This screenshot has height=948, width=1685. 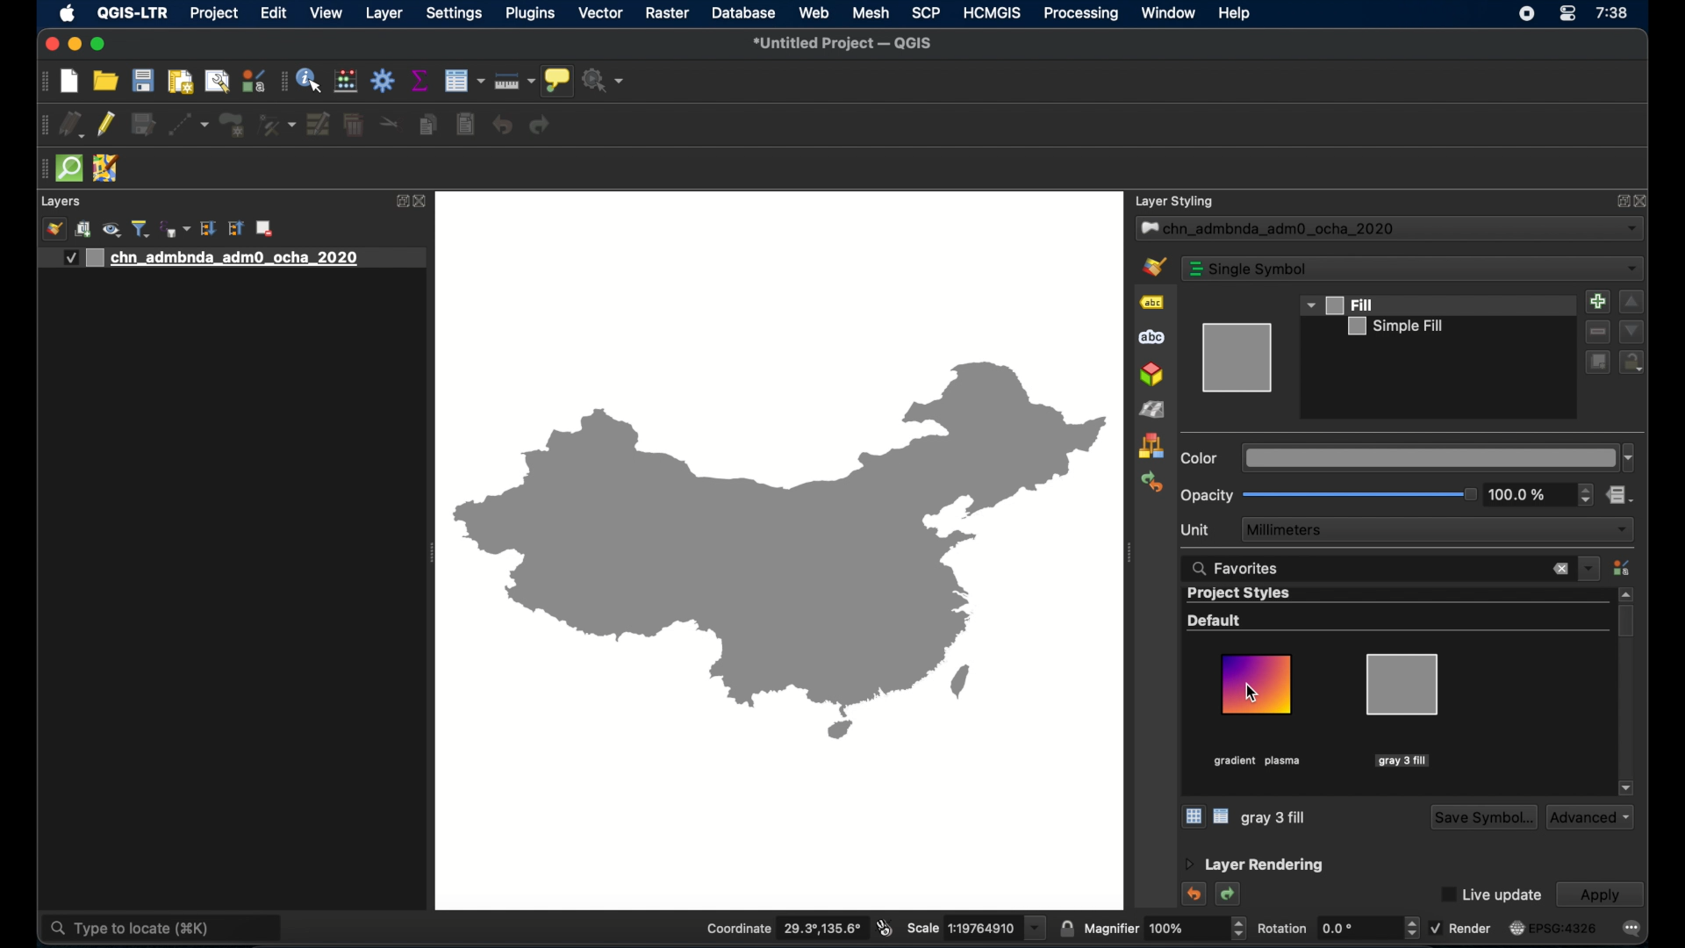 What do you see at coordinates (276, 126) in the screenshot?
I see `vertex tool` at bounding box center [276, 126].